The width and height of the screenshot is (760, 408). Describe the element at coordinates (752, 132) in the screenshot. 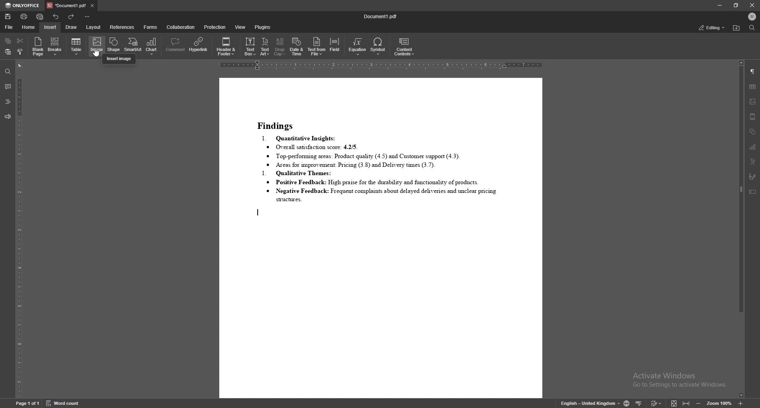

I see `shapes` at that location.